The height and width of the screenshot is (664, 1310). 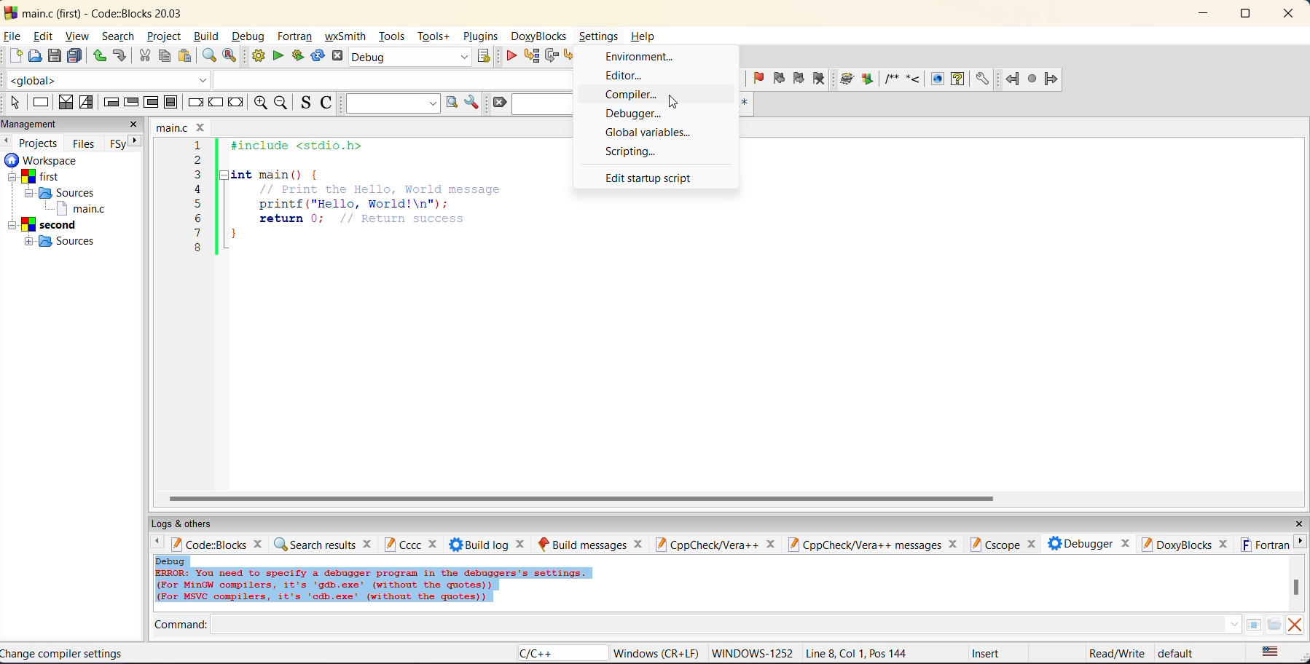 I want to click on find, so click(x=207, y=55).